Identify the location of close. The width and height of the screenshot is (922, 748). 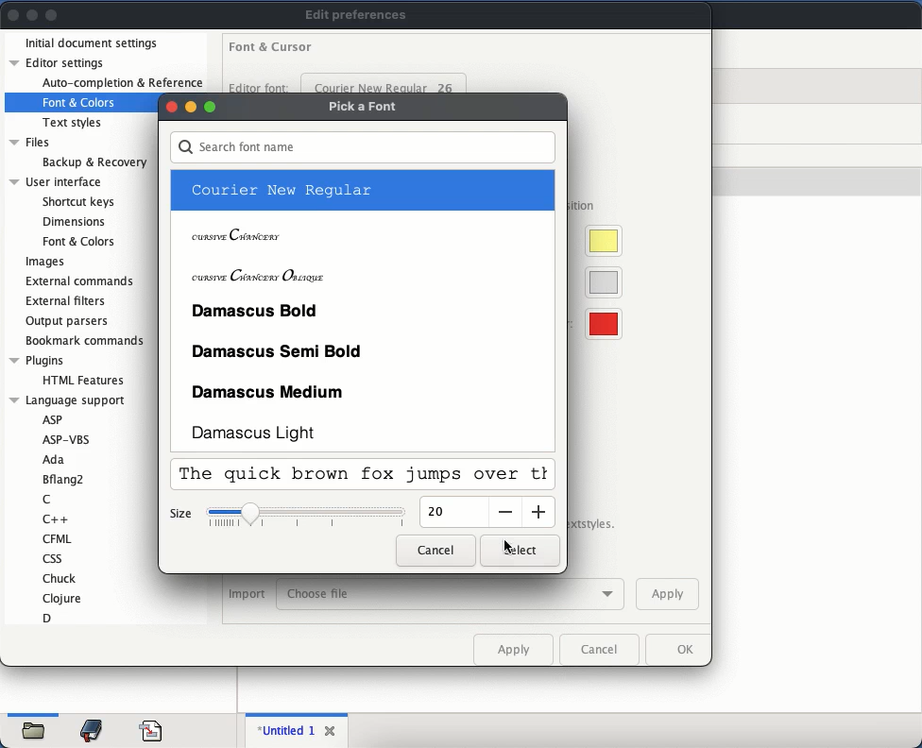
(14, 16).